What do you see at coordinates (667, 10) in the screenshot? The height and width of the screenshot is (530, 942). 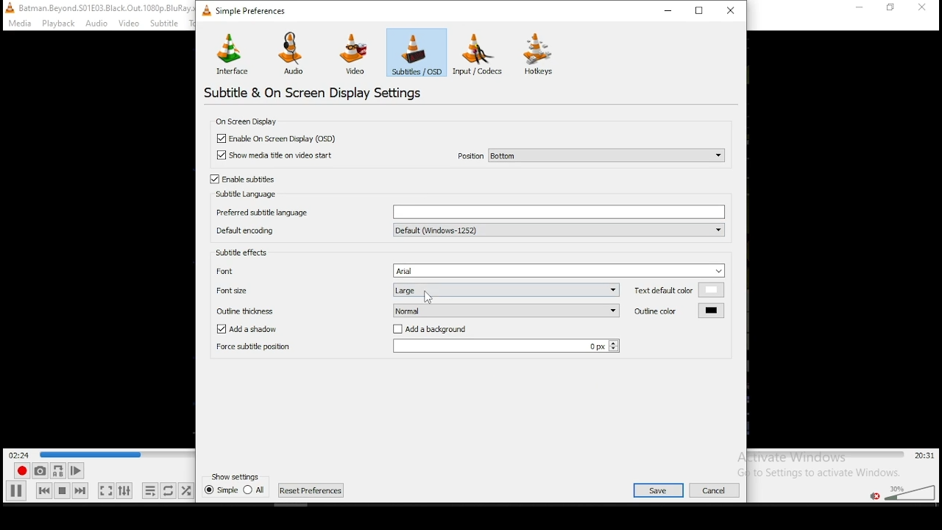 I see `minimize` at bounding box center [667, 10].